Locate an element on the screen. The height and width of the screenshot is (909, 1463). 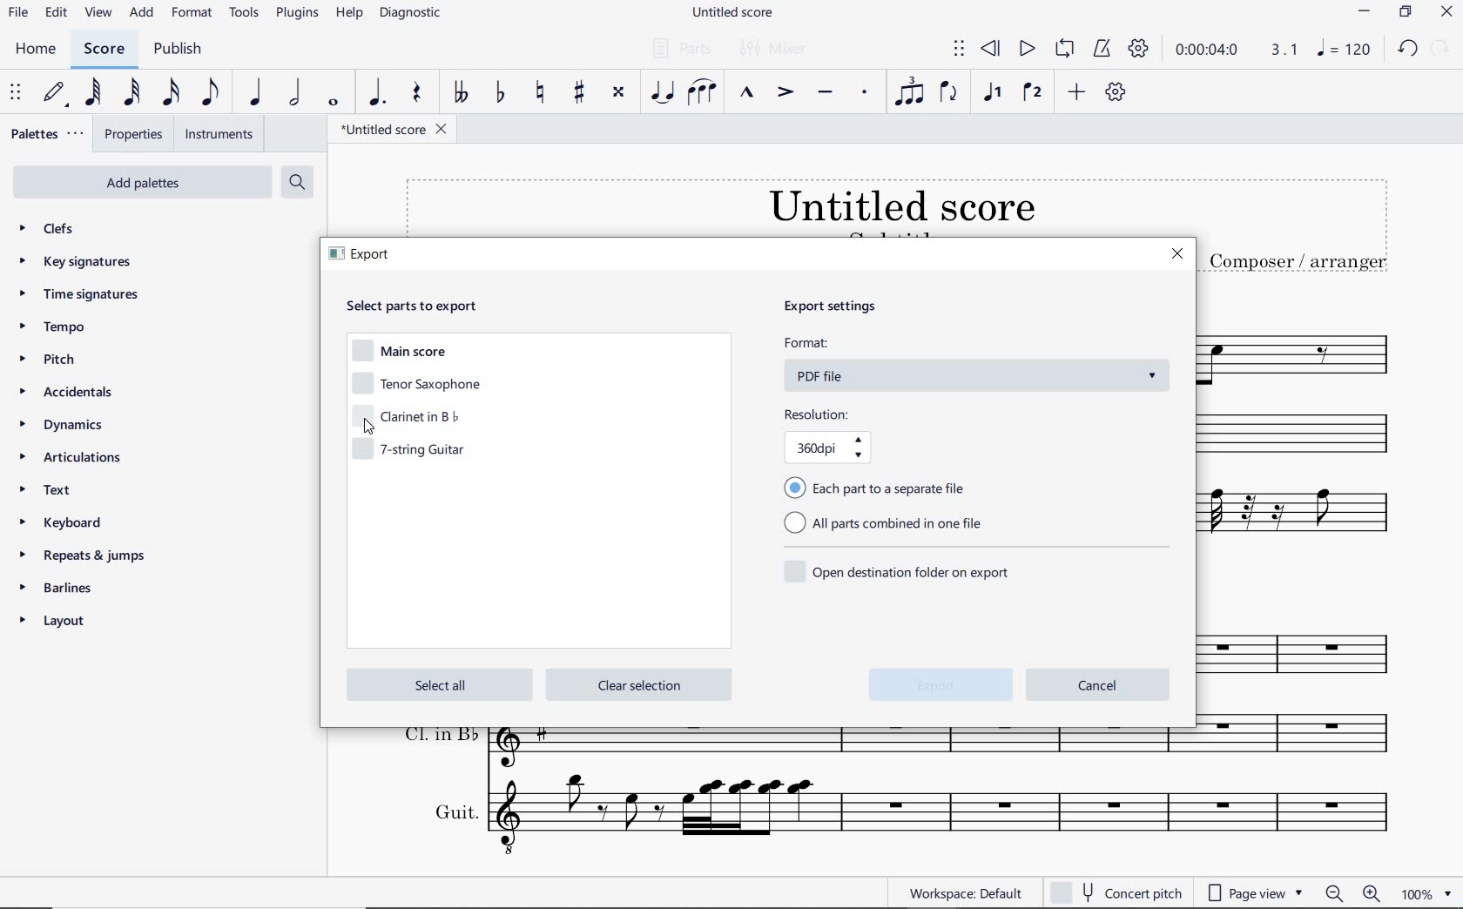
FORMAT is located at coordinates (192, 13).